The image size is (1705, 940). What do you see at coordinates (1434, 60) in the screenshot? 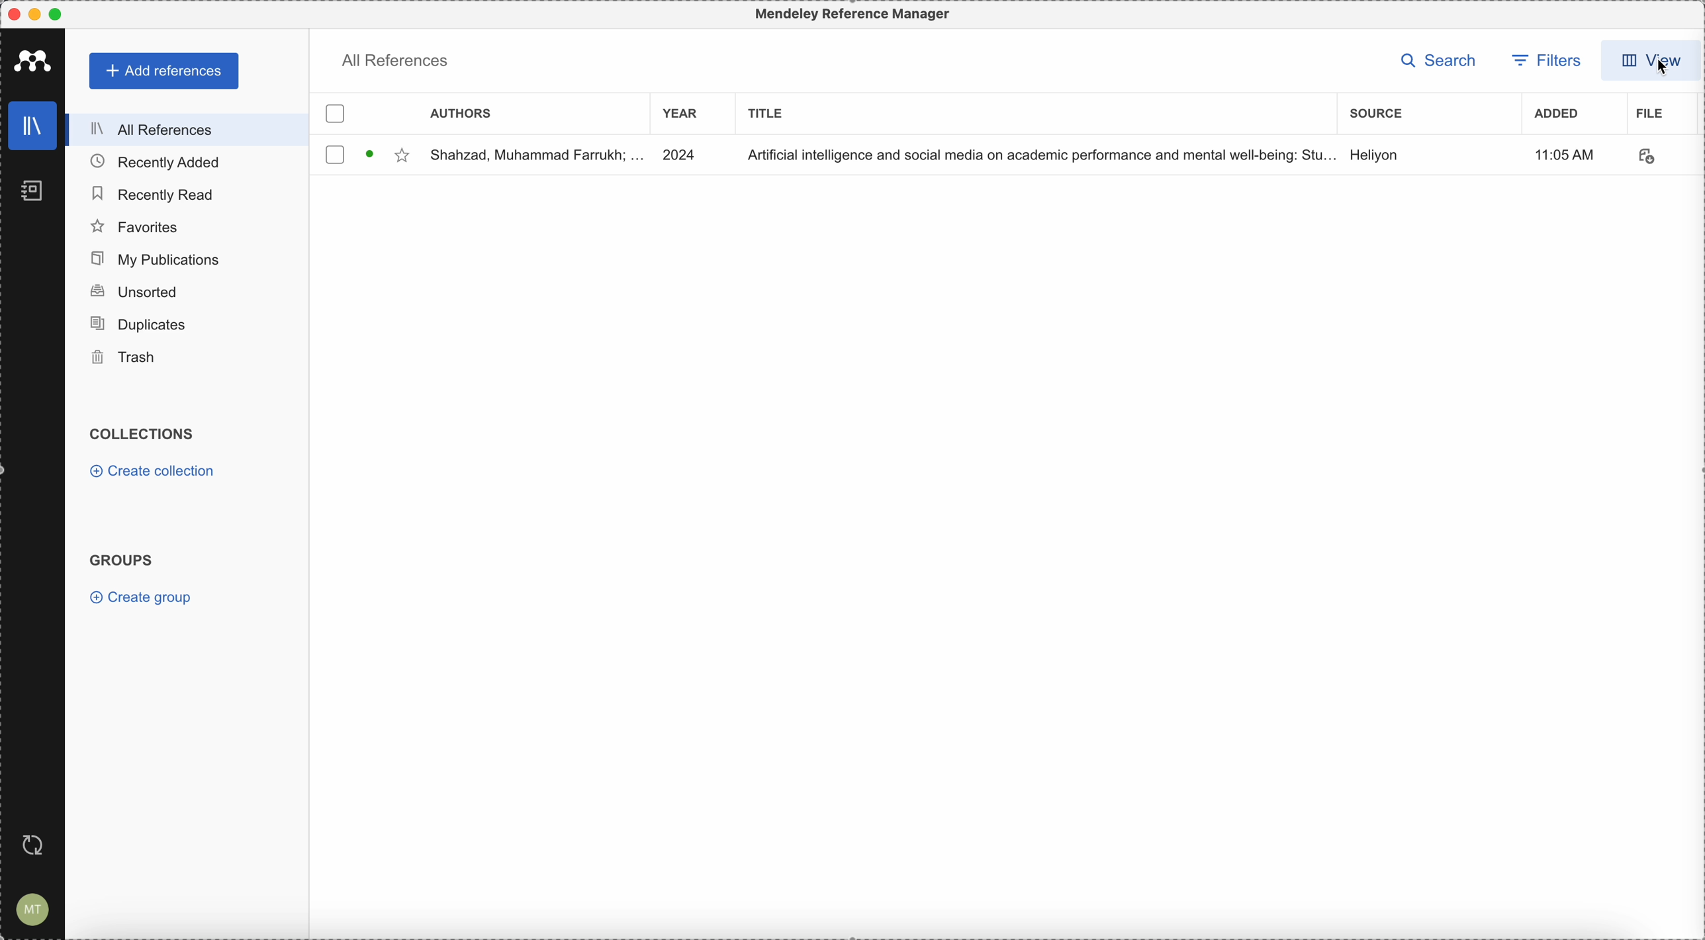
I see `search` at bounding box center [1434, 60].